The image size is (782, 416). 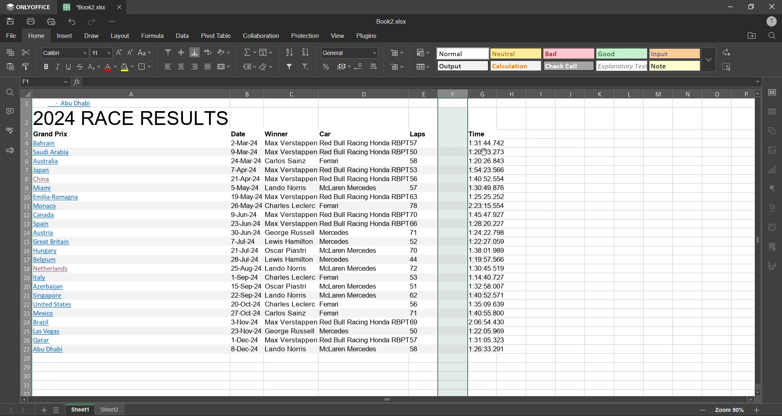 I want to click on conditional formatting, so click(x=422, y=54).